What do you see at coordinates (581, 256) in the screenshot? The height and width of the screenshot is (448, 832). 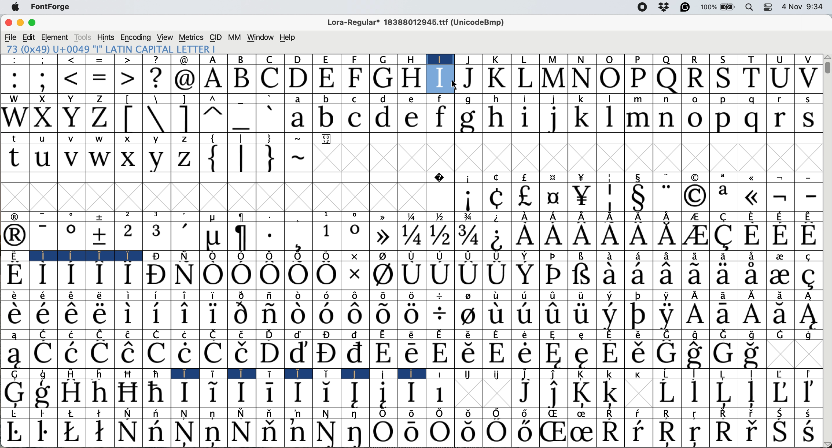 I see `symbol` at bounding box center [581, 256].